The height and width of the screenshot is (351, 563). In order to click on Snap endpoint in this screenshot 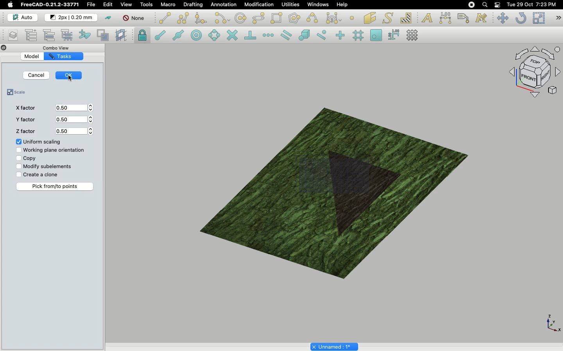, I will do `click(159, 34)`.